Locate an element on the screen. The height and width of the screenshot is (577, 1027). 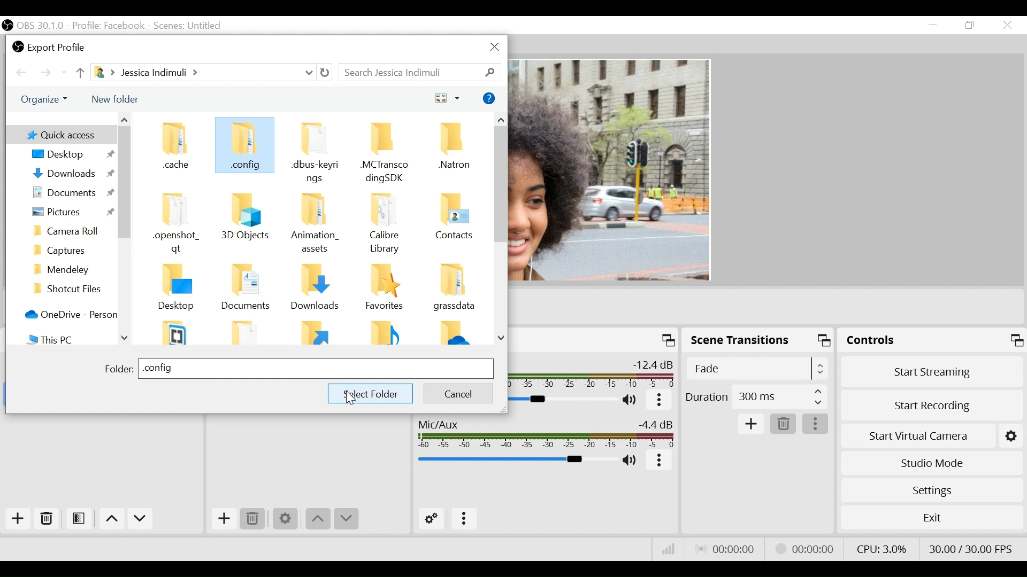
Scene is located at coordinates (191, 25).